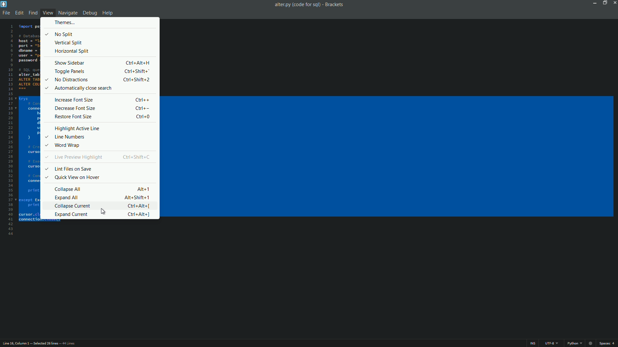 The image size is (618, 347). Describe the element at coordinates (138, 197) in the screenshot. I see `keyboard shortcut` at that location.